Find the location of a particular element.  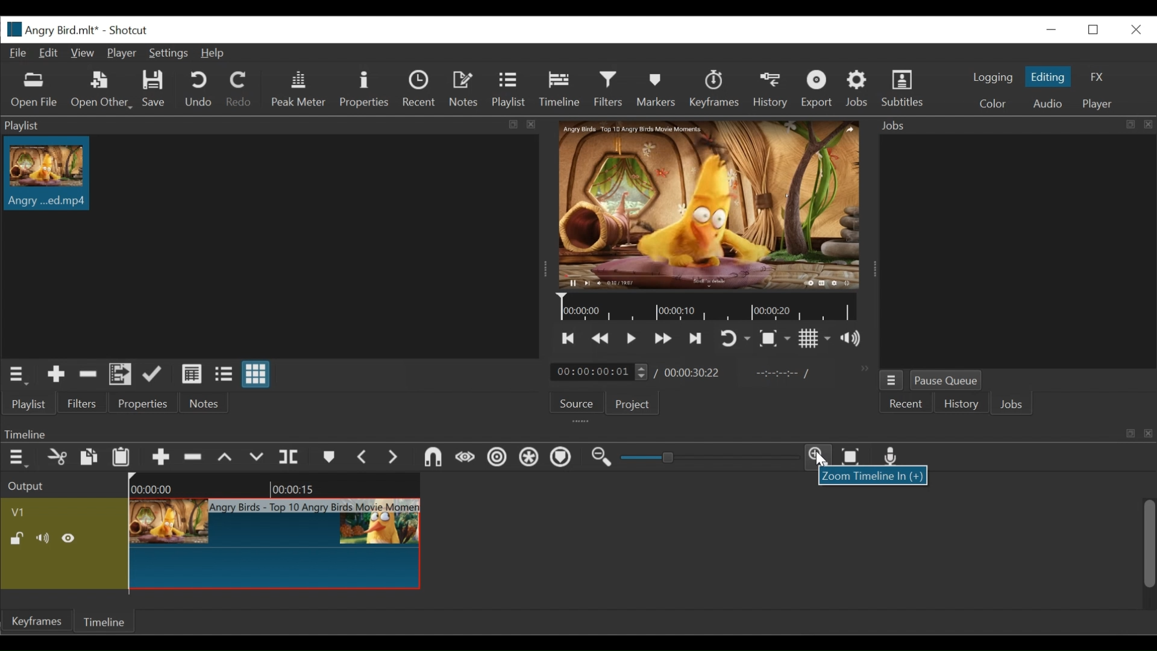

Jobs Panel is located at coordinates (1014, 249).